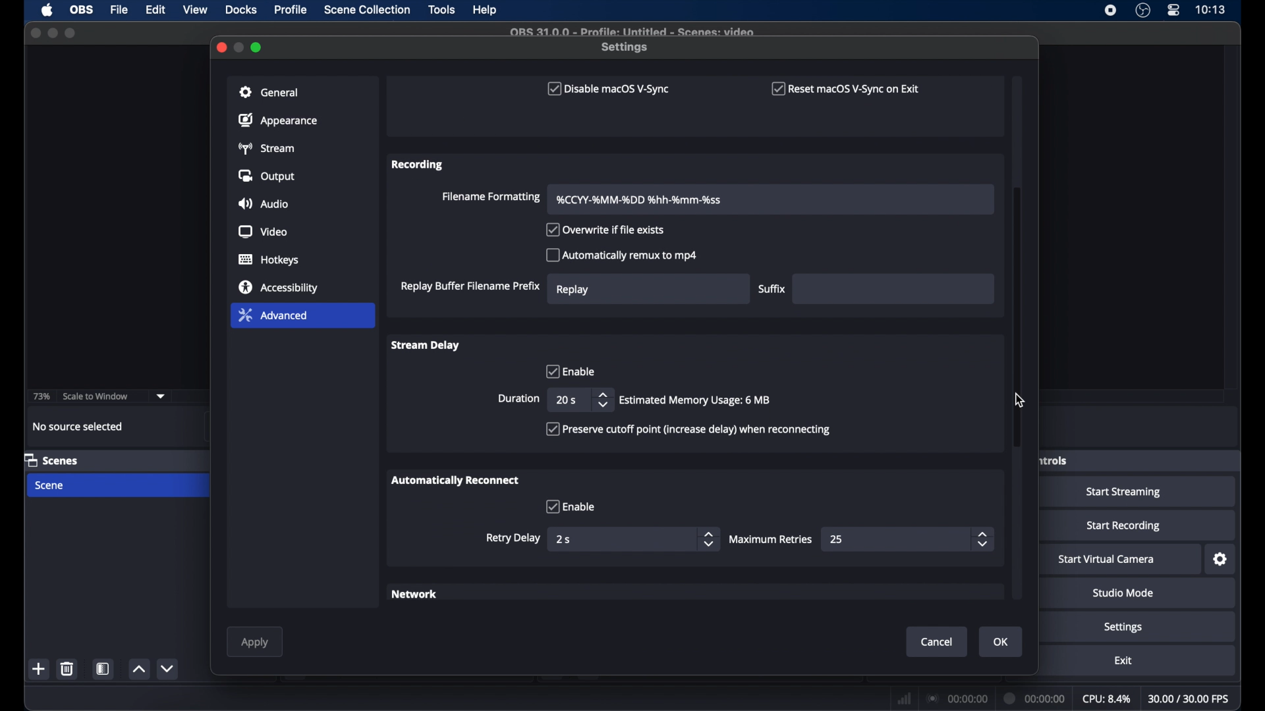 The height and width of the screenshot is (711, 1265). Describe the element at coordinates (1123, 594) in the screenshot. I see `studio mode` at that location.